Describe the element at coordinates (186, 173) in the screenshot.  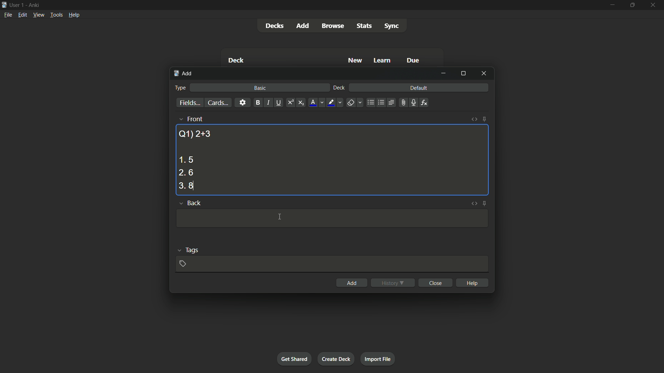
I see `option 2` at that location.